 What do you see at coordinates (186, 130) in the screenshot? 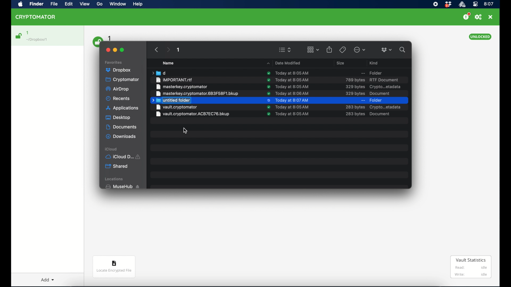
I see `cursor` at bounding box center [186, 130].